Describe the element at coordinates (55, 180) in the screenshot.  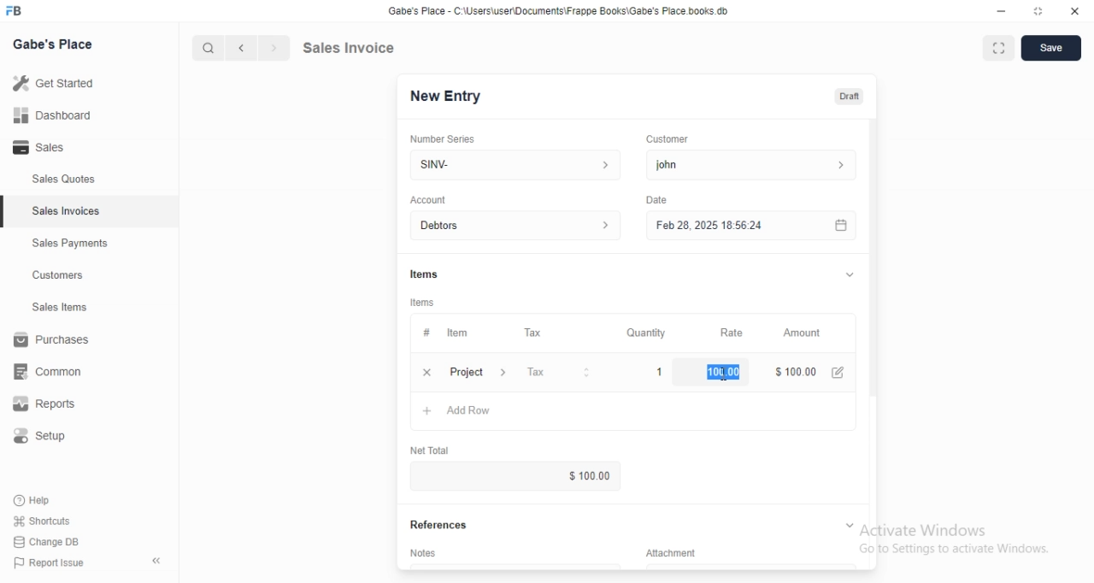
I see `Sales Quotes` at that location.